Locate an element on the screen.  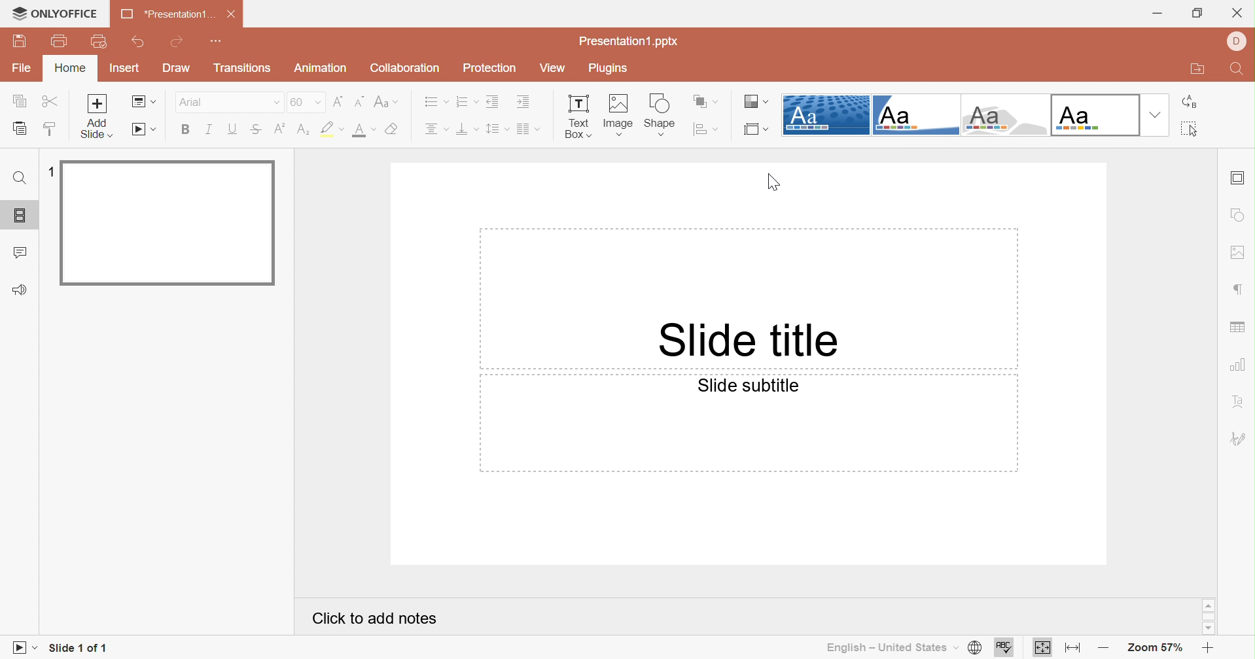
Numbering is located at coordinates (465, 101).